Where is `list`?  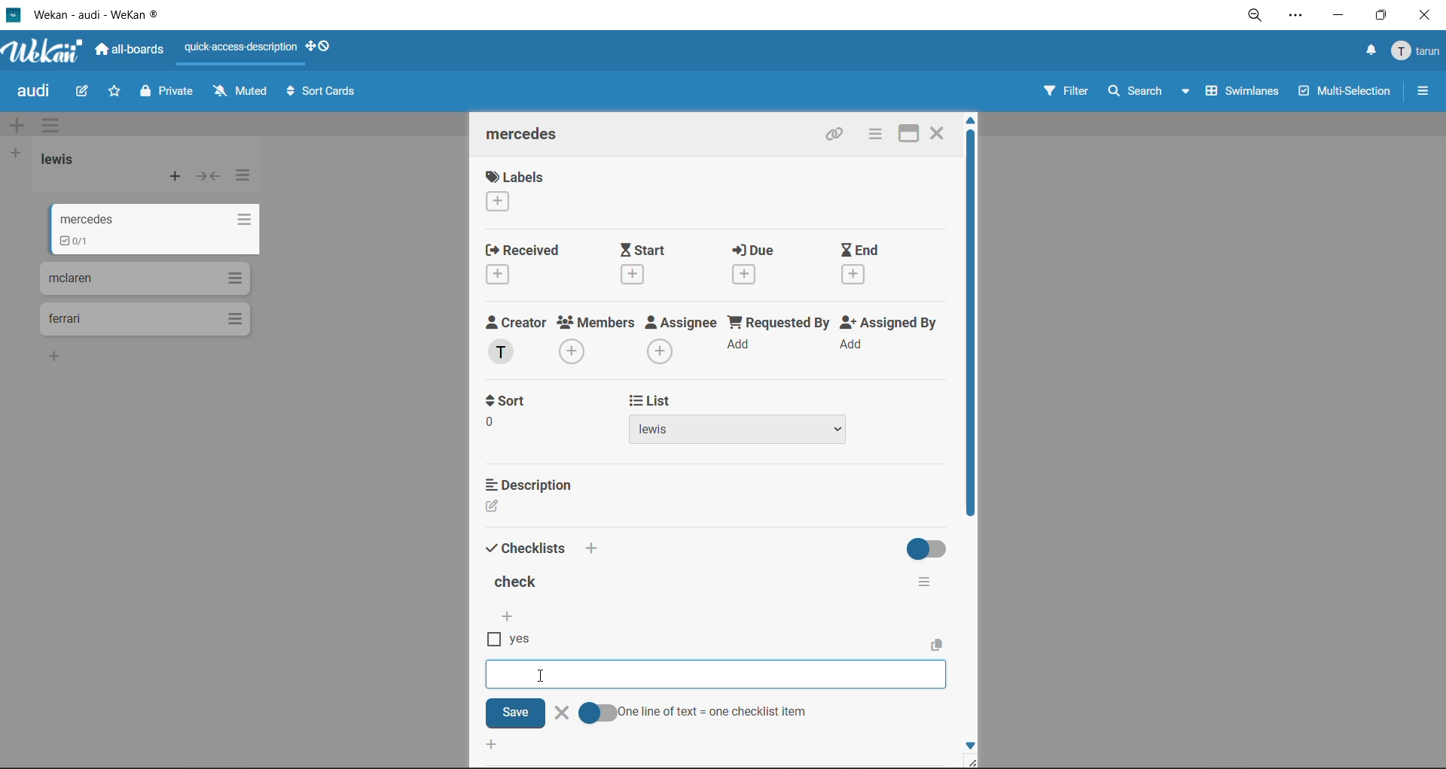
list is located at coordinates (761, 433).